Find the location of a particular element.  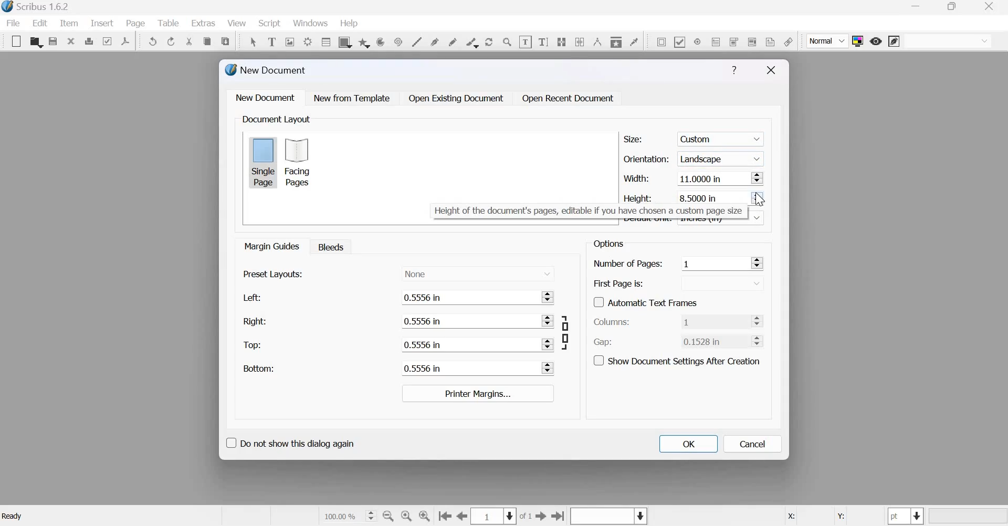

normal vision is located at coordinates (948, 41).